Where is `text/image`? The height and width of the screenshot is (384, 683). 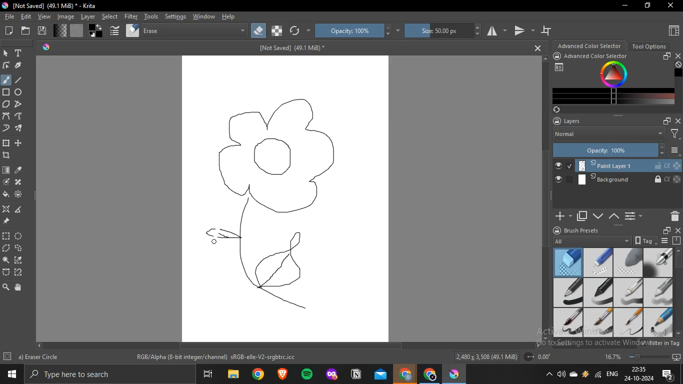
text/image is located at coordinates (286, 199).